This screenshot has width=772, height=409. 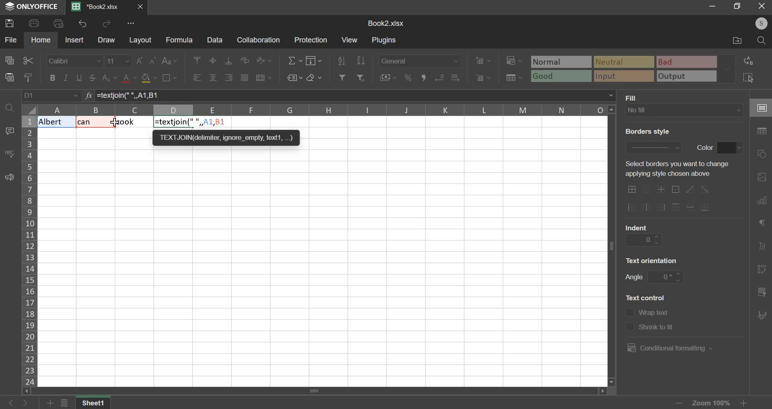 What do you see at coordinates (674, 169) in the screenshot?
I see `text` at bounding box center [674, 169].